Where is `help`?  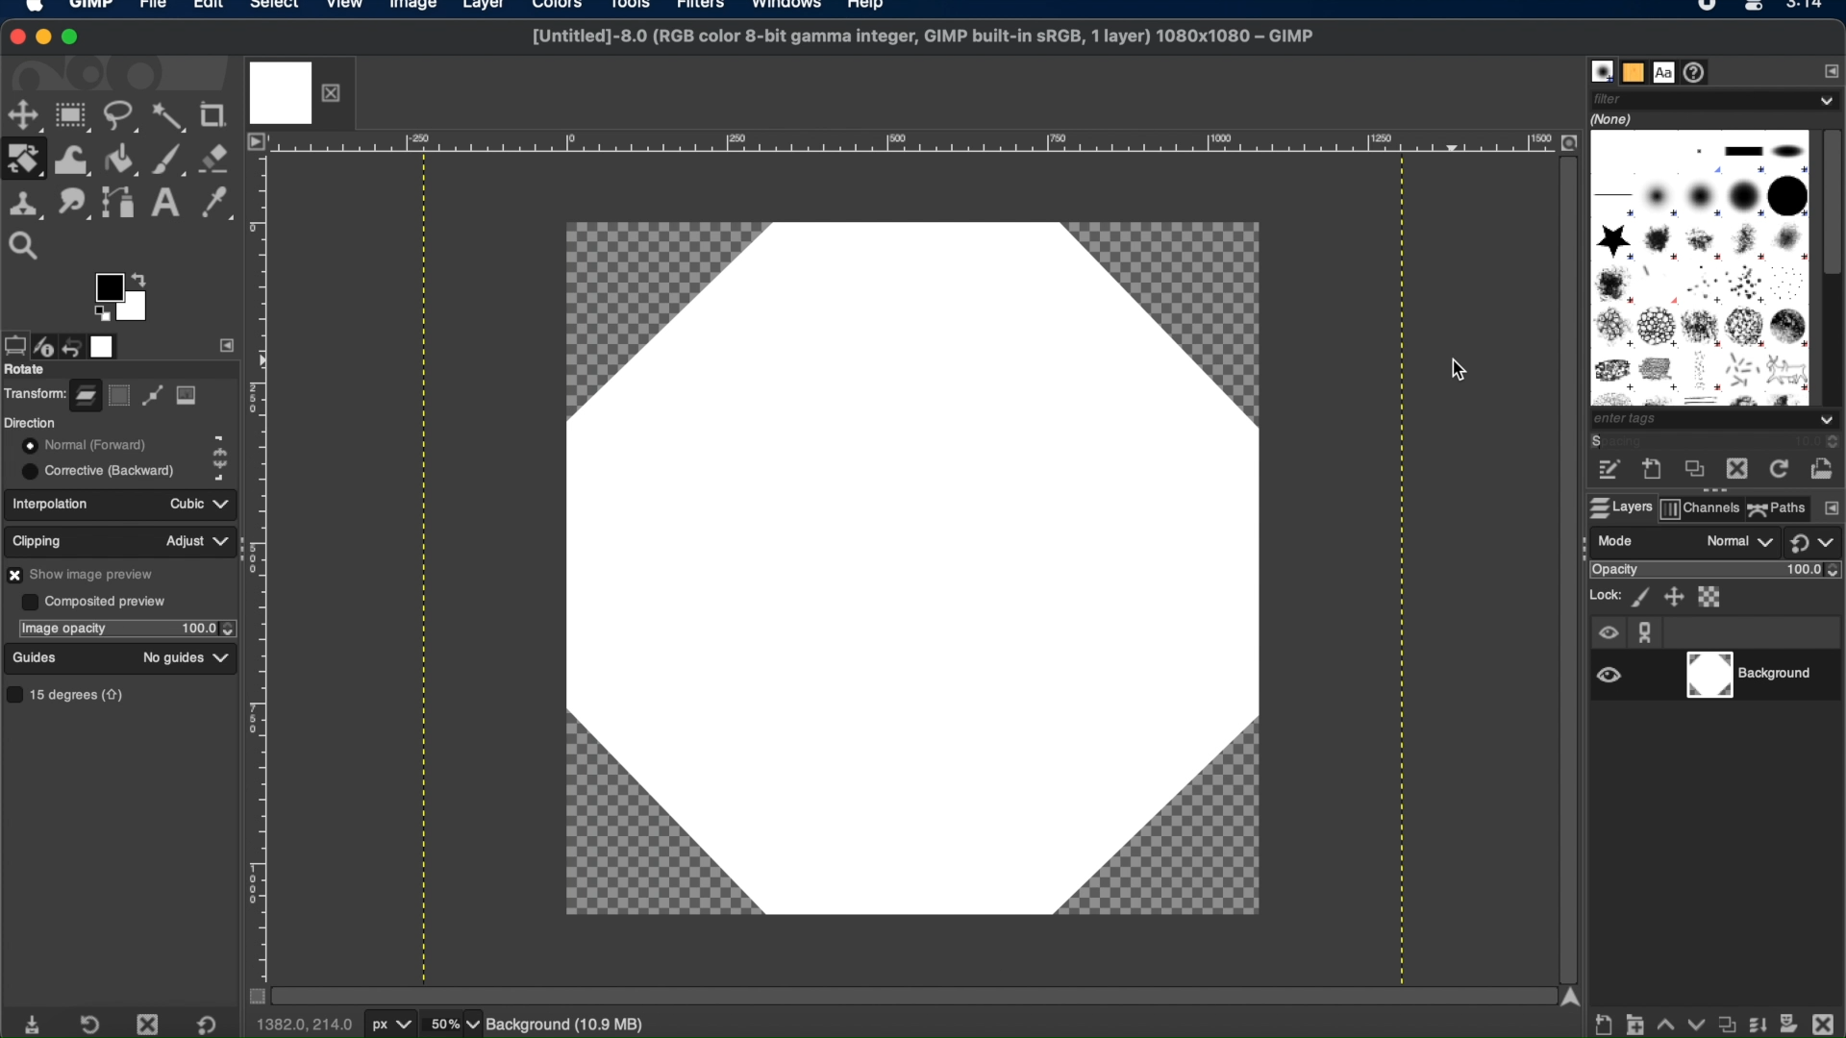
help is located at coordinates (867, 8).